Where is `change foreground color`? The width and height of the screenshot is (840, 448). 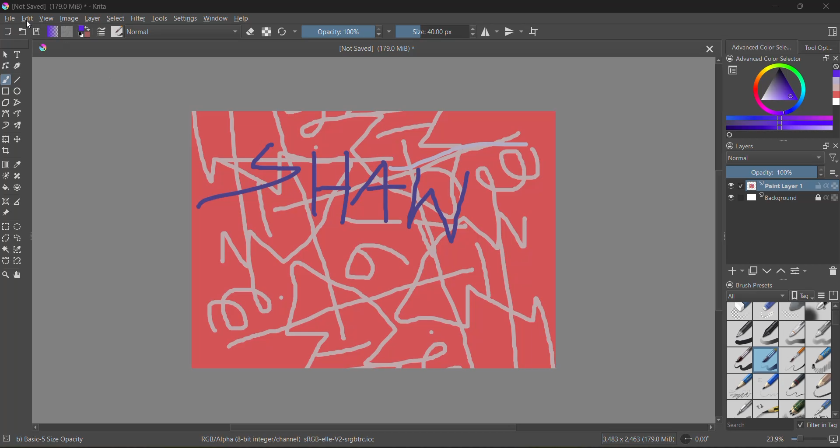 change foreground color is located at coordinates (86, 31).